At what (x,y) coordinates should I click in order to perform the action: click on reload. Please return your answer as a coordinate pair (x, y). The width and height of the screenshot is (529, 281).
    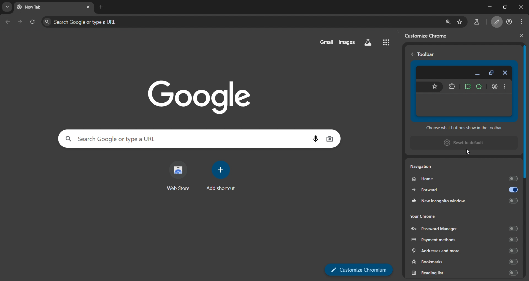
    Looking at the image, I should click on (33, 21).